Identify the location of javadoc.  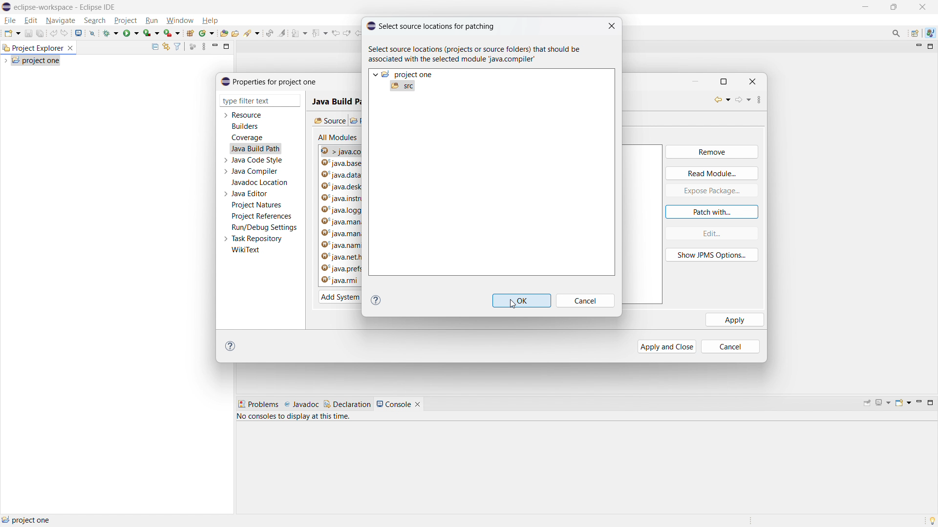
(301, 405).